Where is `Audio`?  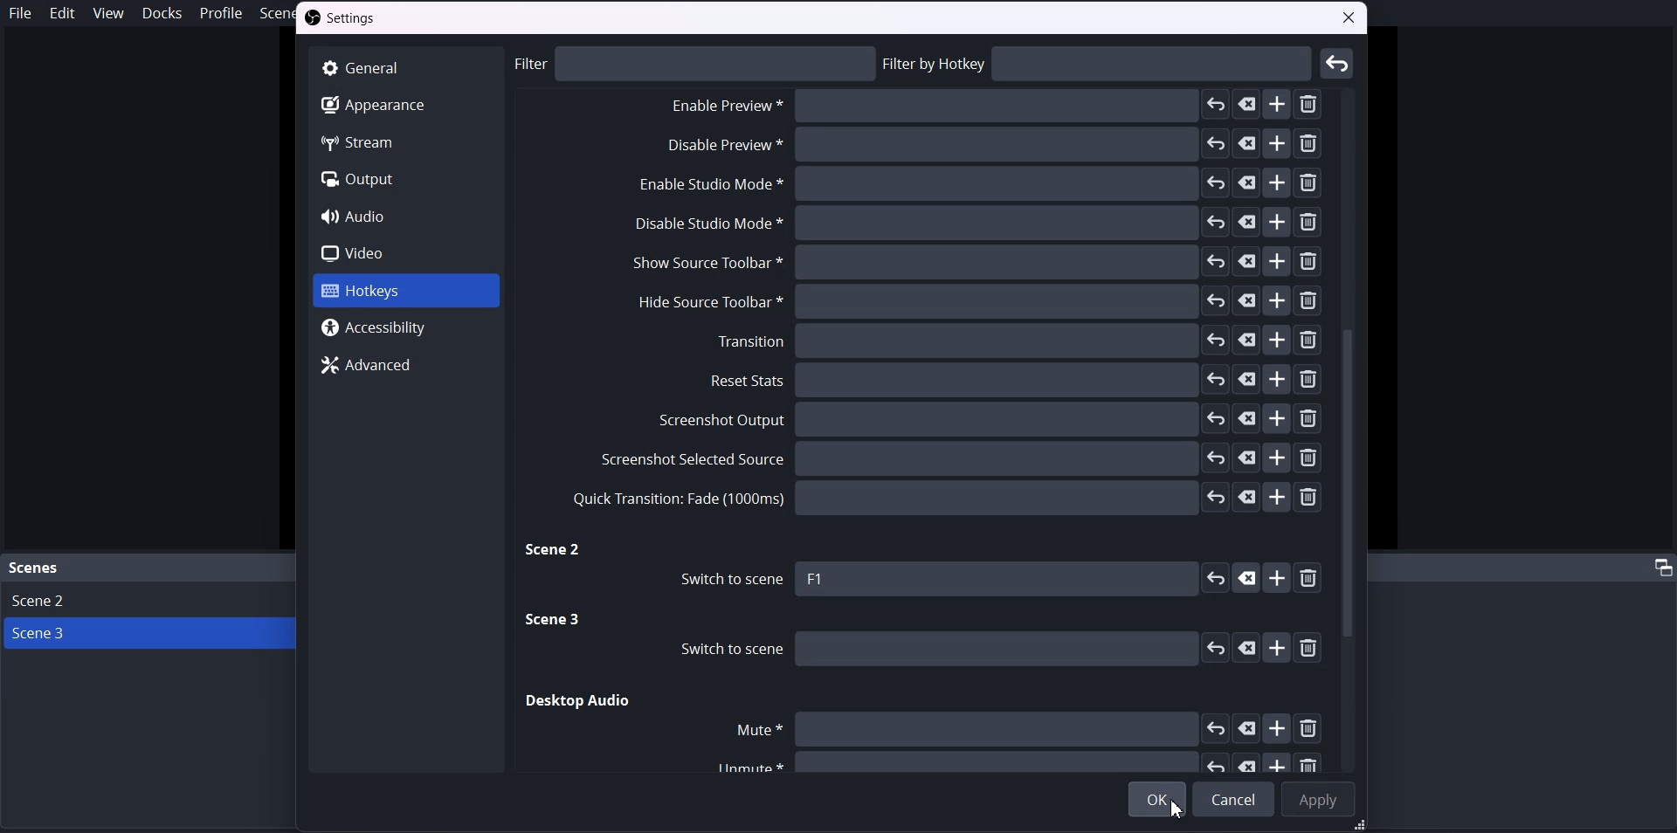
Audio is located at coordinates (405, 216).